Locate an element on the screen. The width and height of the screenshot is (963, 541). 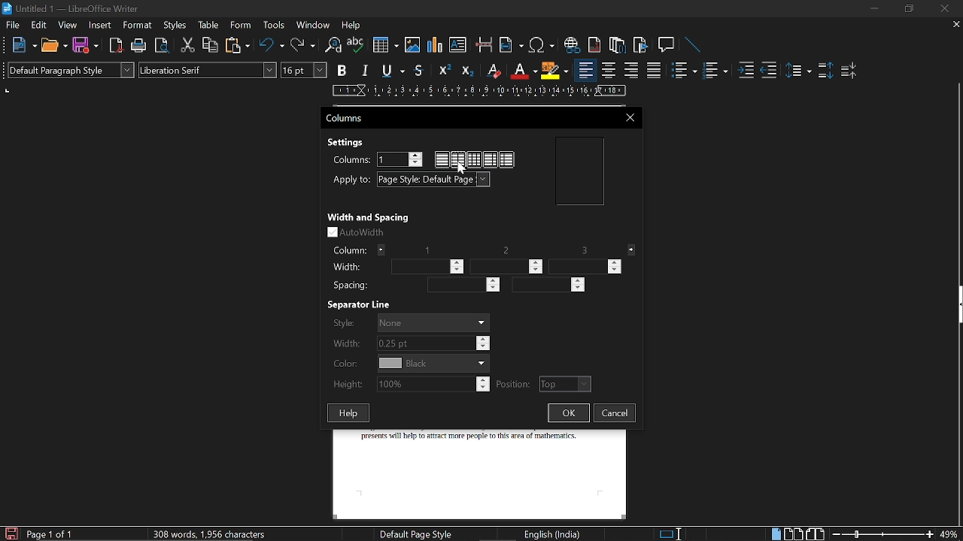
Insert endnote is located at coordinates (594, 44).